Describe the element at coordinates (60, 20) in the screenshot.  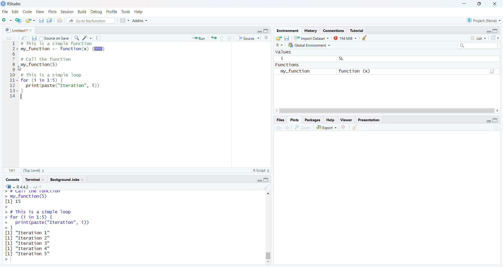
I see `print the current file` at that location.